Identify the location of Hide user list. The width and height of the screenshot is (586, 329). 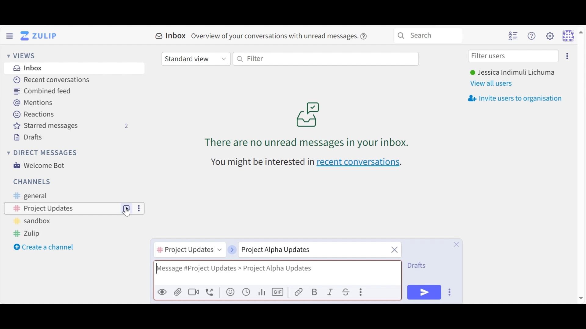
(513, 36).